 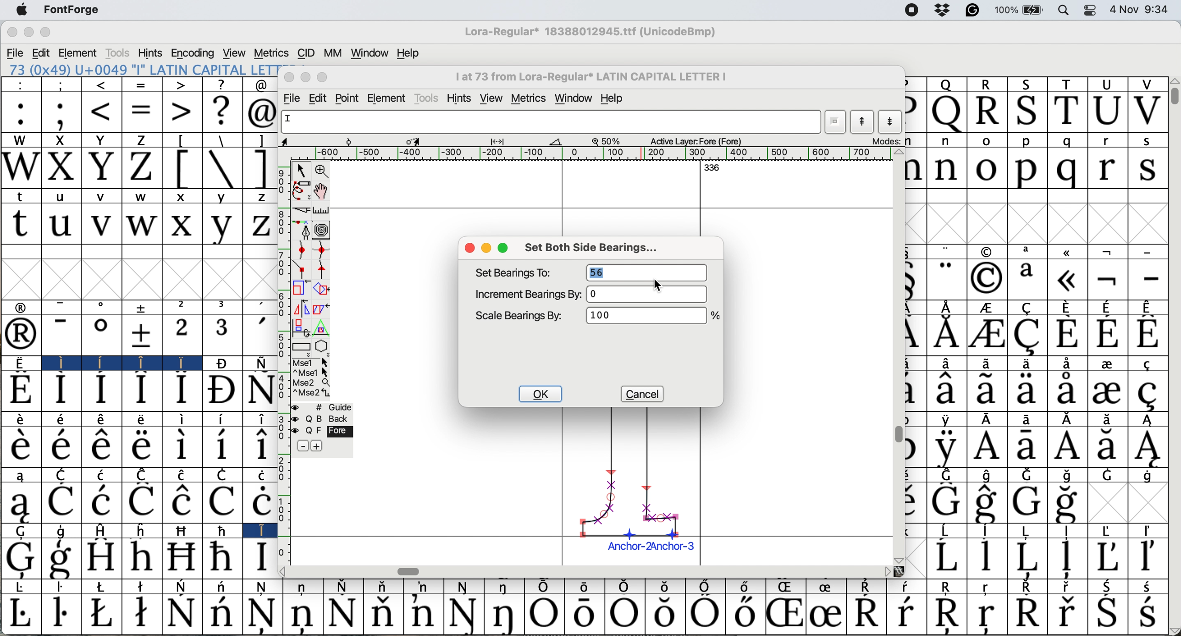 I want to click on Symbol, so click(x=1148, y=393).